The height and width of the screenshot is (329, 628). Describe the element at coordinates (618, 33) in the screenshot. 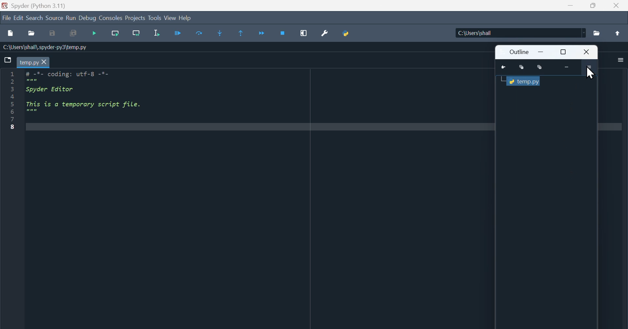

I see `Up to` at that location.